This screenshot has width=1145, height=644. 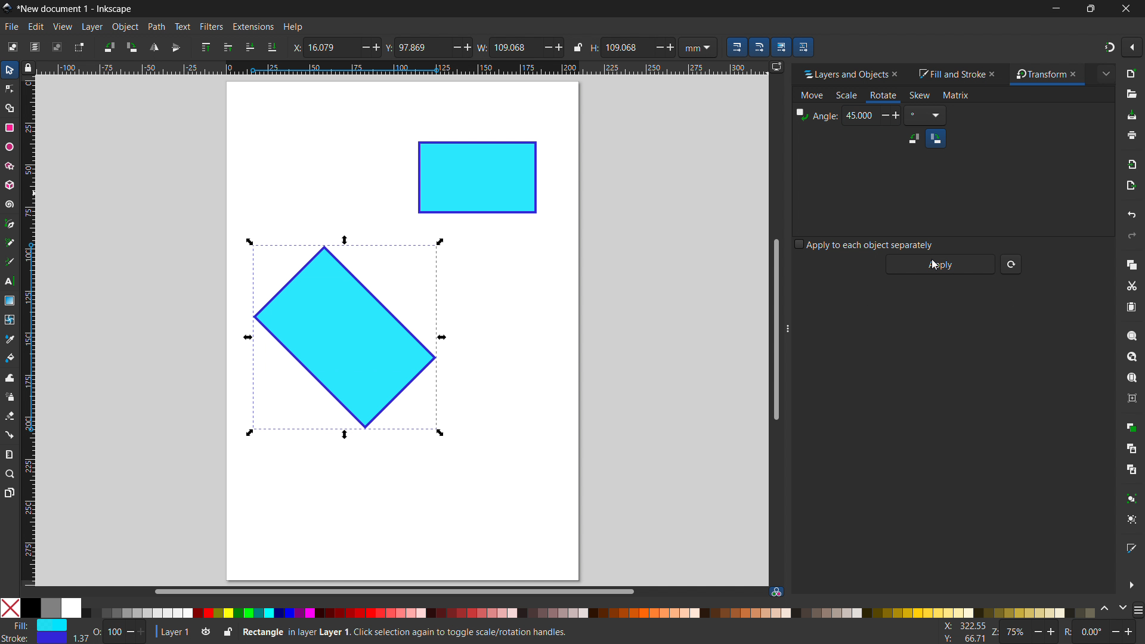 I want to click on apply to each object separately, so click(x=864, y=244).